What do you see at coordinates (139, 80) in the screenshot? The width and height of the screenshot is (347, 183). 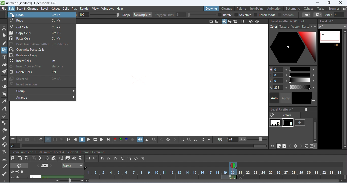 I see `camera box` at bounding box center [139, 80].